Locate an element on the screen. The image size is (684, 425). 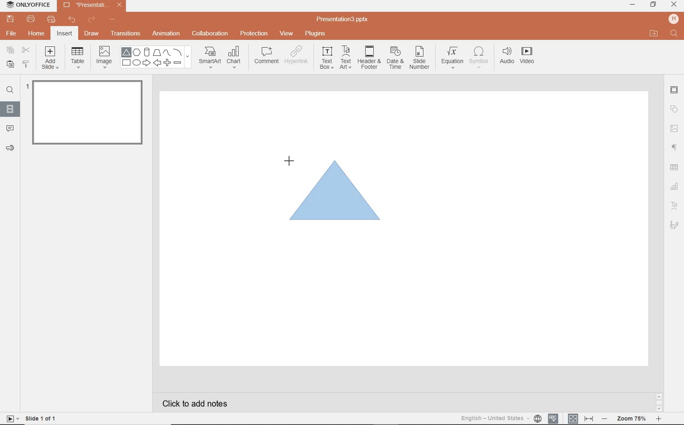
AUDIO is located at coordinates (505, 56).